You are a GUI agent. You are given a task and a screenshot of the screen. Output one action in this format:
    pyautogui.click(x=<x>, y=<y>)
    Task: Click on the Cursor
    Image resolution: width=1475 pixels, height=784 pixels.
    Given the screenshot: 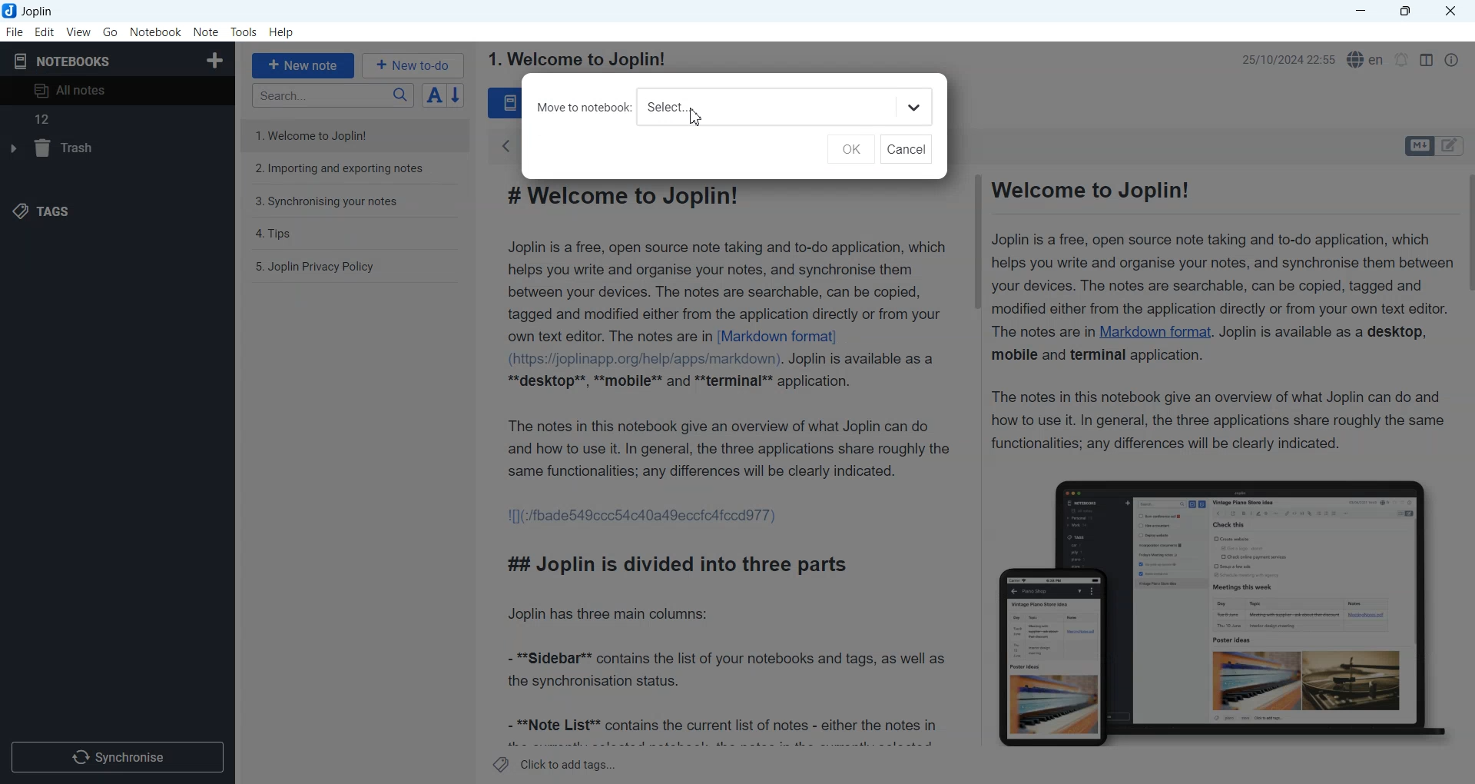 What is the action you would take?
    pyautogui.click(x=697, y=118)
    